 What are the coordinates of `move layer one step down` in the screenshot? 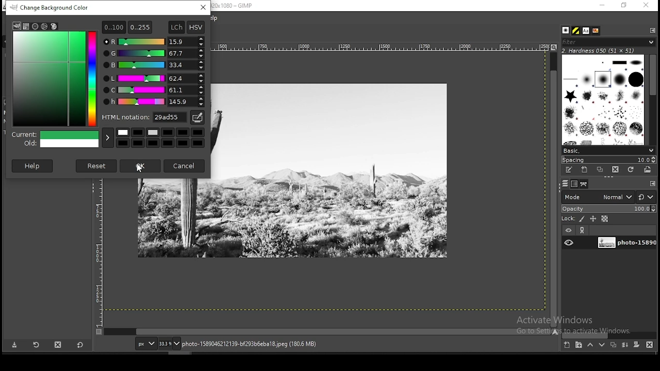 It's located at (602, 345).